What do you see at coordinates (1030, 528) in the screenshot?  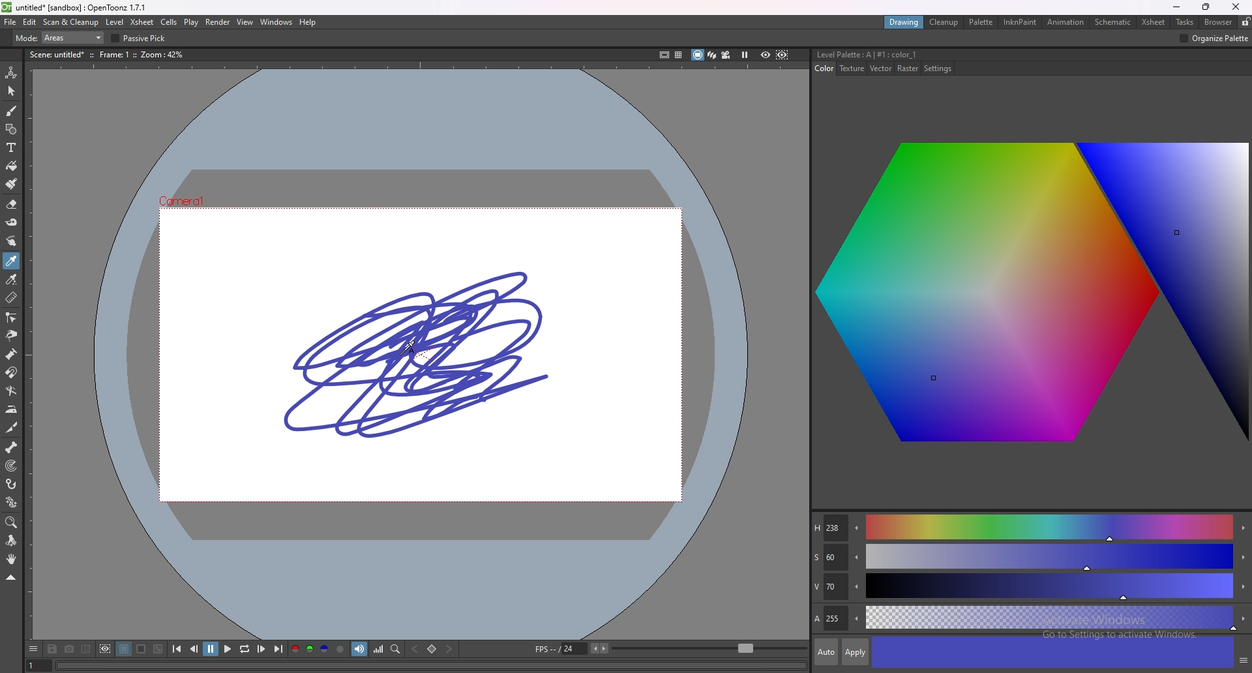 I see `hue` at bounding box center [1030, 528].